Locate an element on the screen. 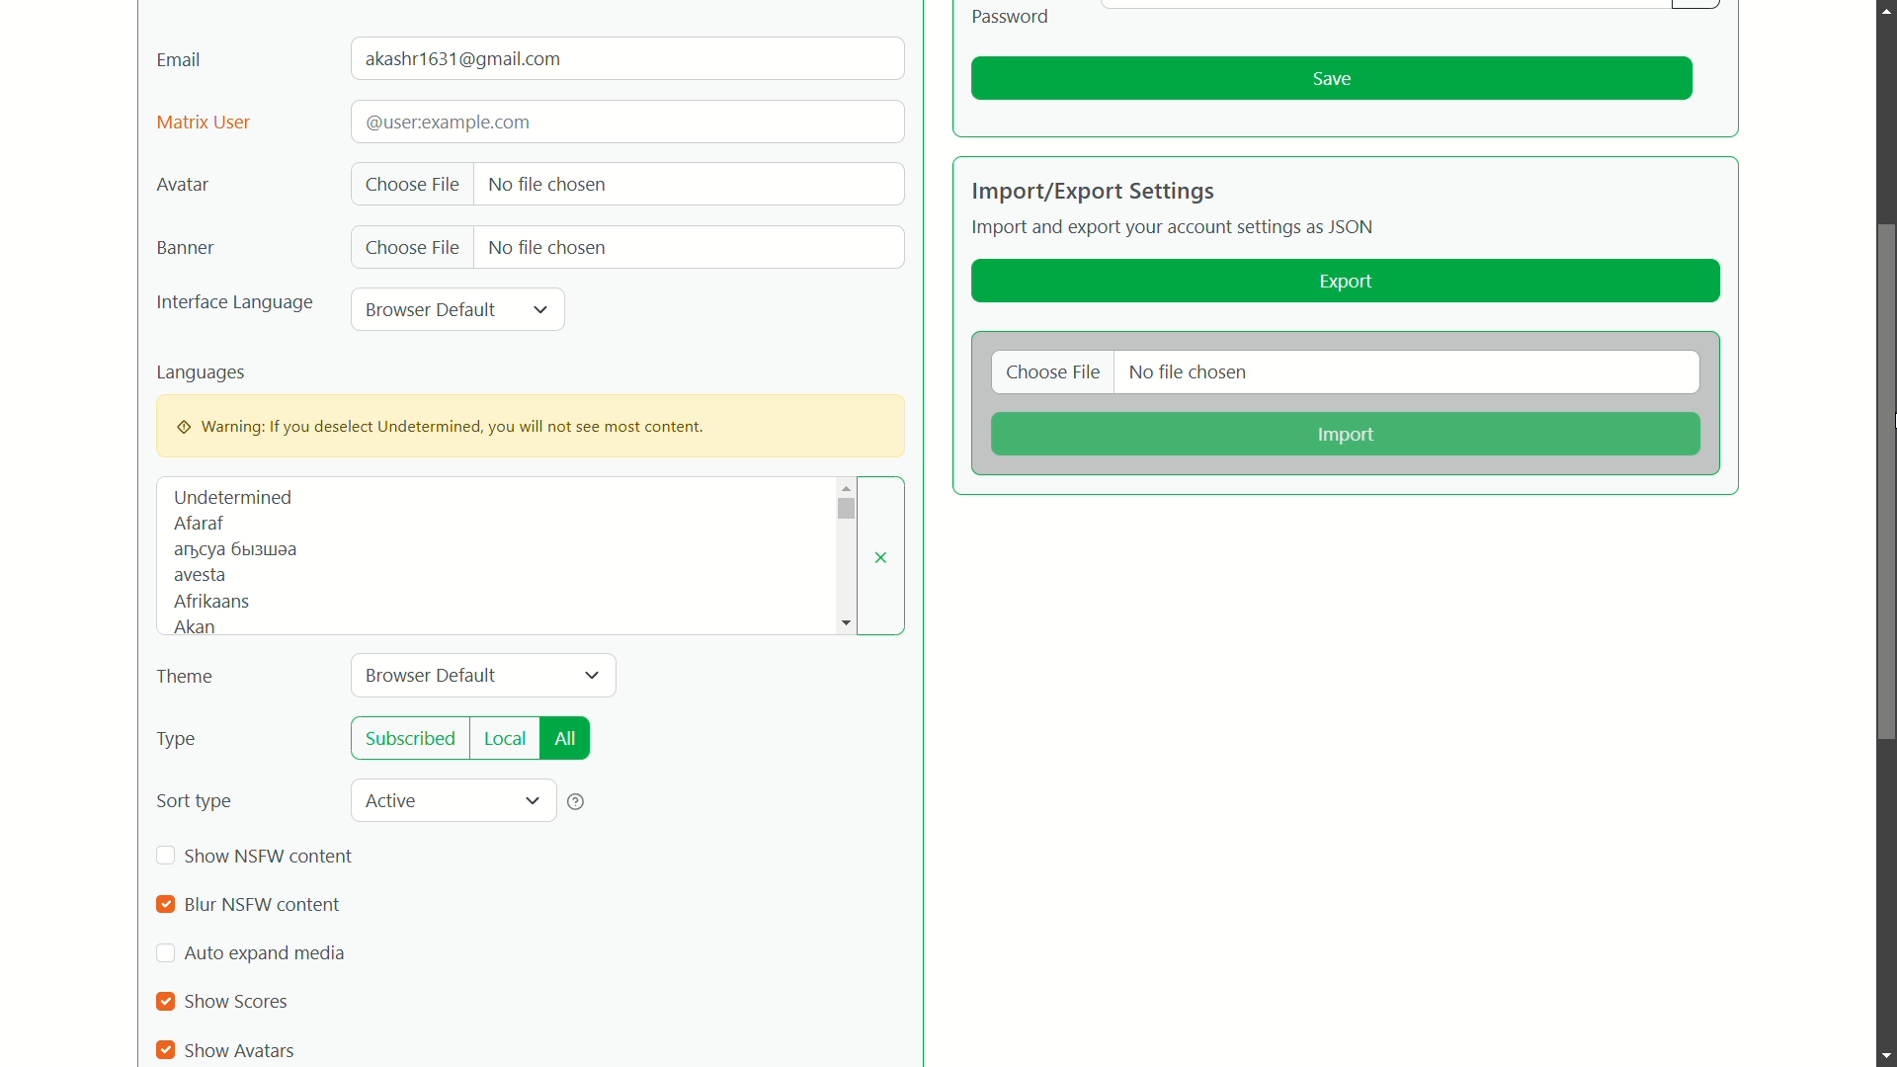 This screenshot has width=1897, height=1067. checkbox is located at coordinates (167, 1002).